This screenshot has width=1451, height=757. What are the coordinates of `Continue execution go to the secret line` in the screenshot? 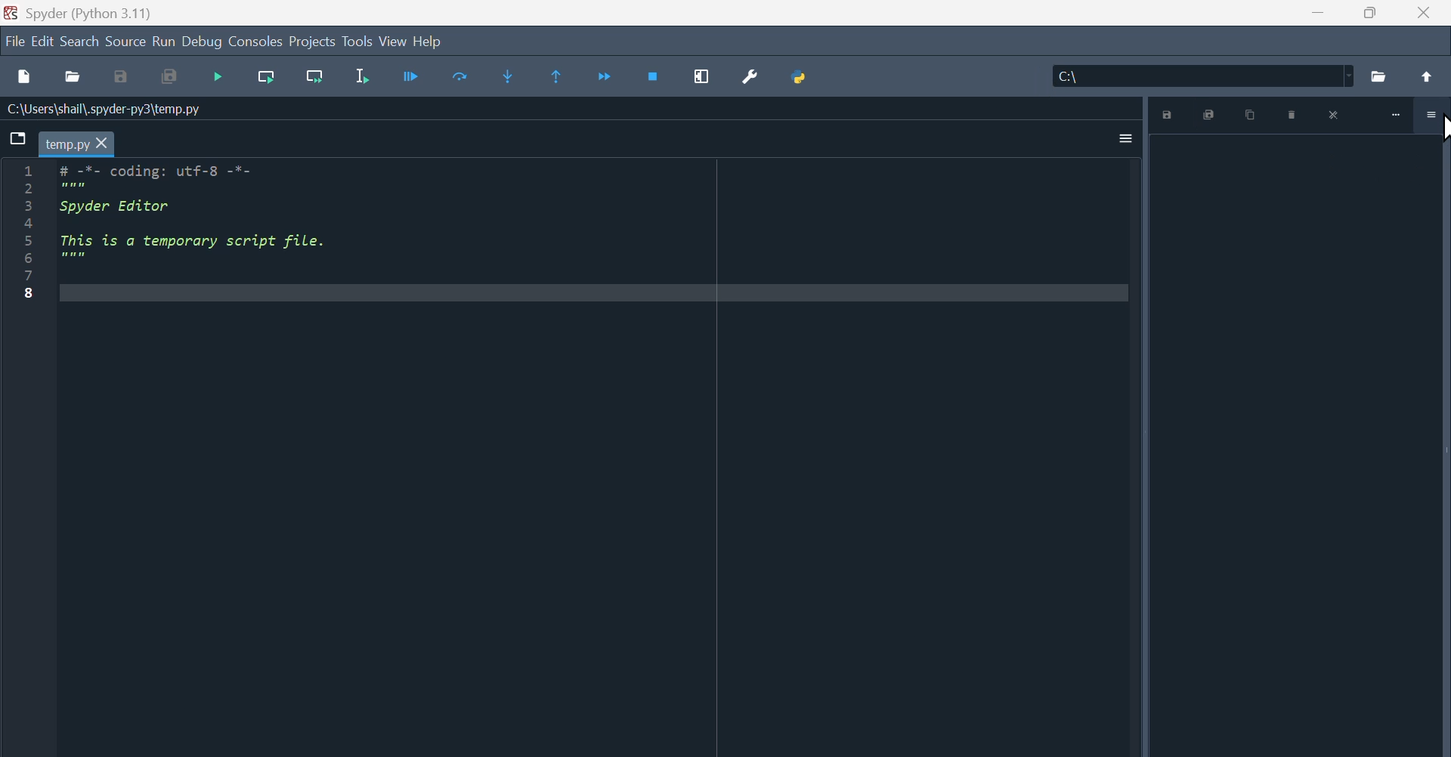 It's located at (558, 77).